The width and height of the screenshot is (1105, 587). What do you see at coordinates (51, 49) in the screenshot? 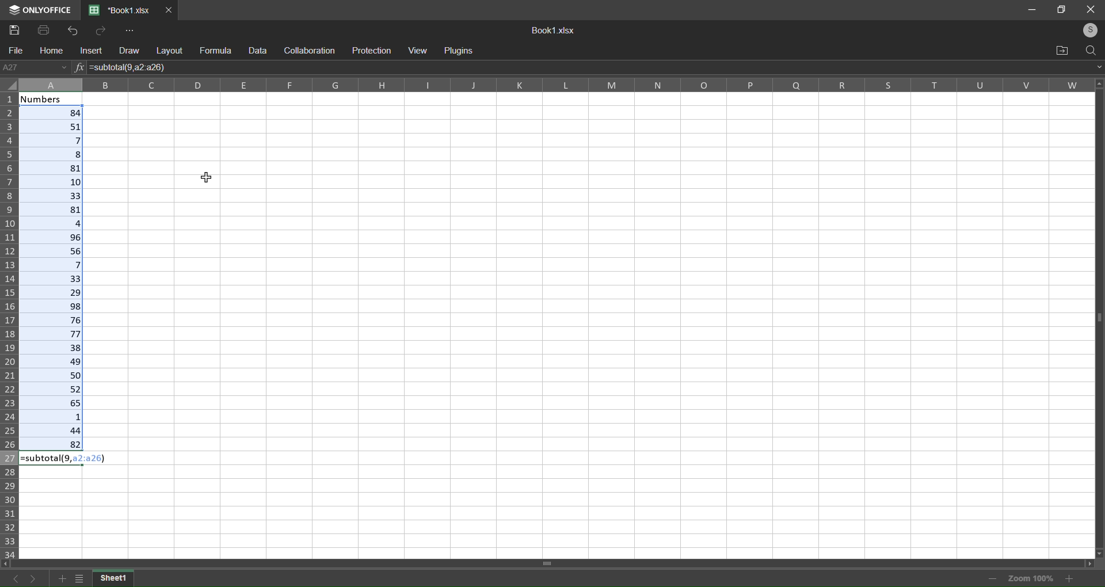
I see `home` at bounding box center [51, 49].